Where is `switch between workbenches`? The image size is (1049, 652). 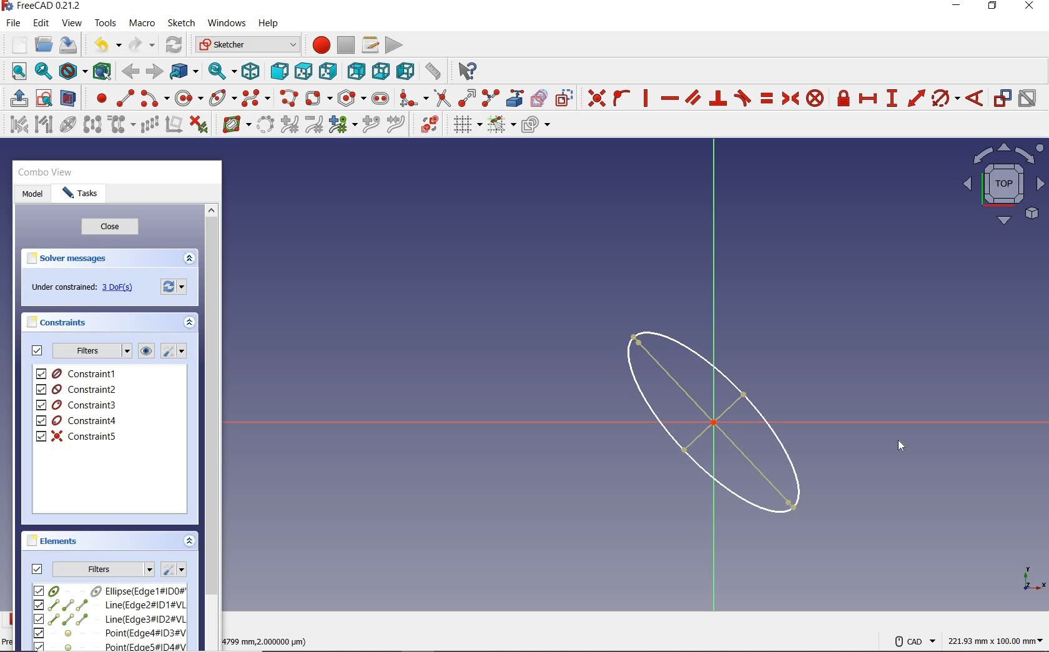
switch between workbenches is located at coordinates (247, 45).